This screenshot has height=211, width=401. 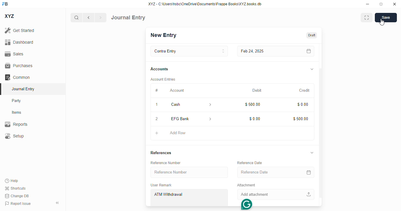 I want to click on account entries, so click(x=163, y=79).